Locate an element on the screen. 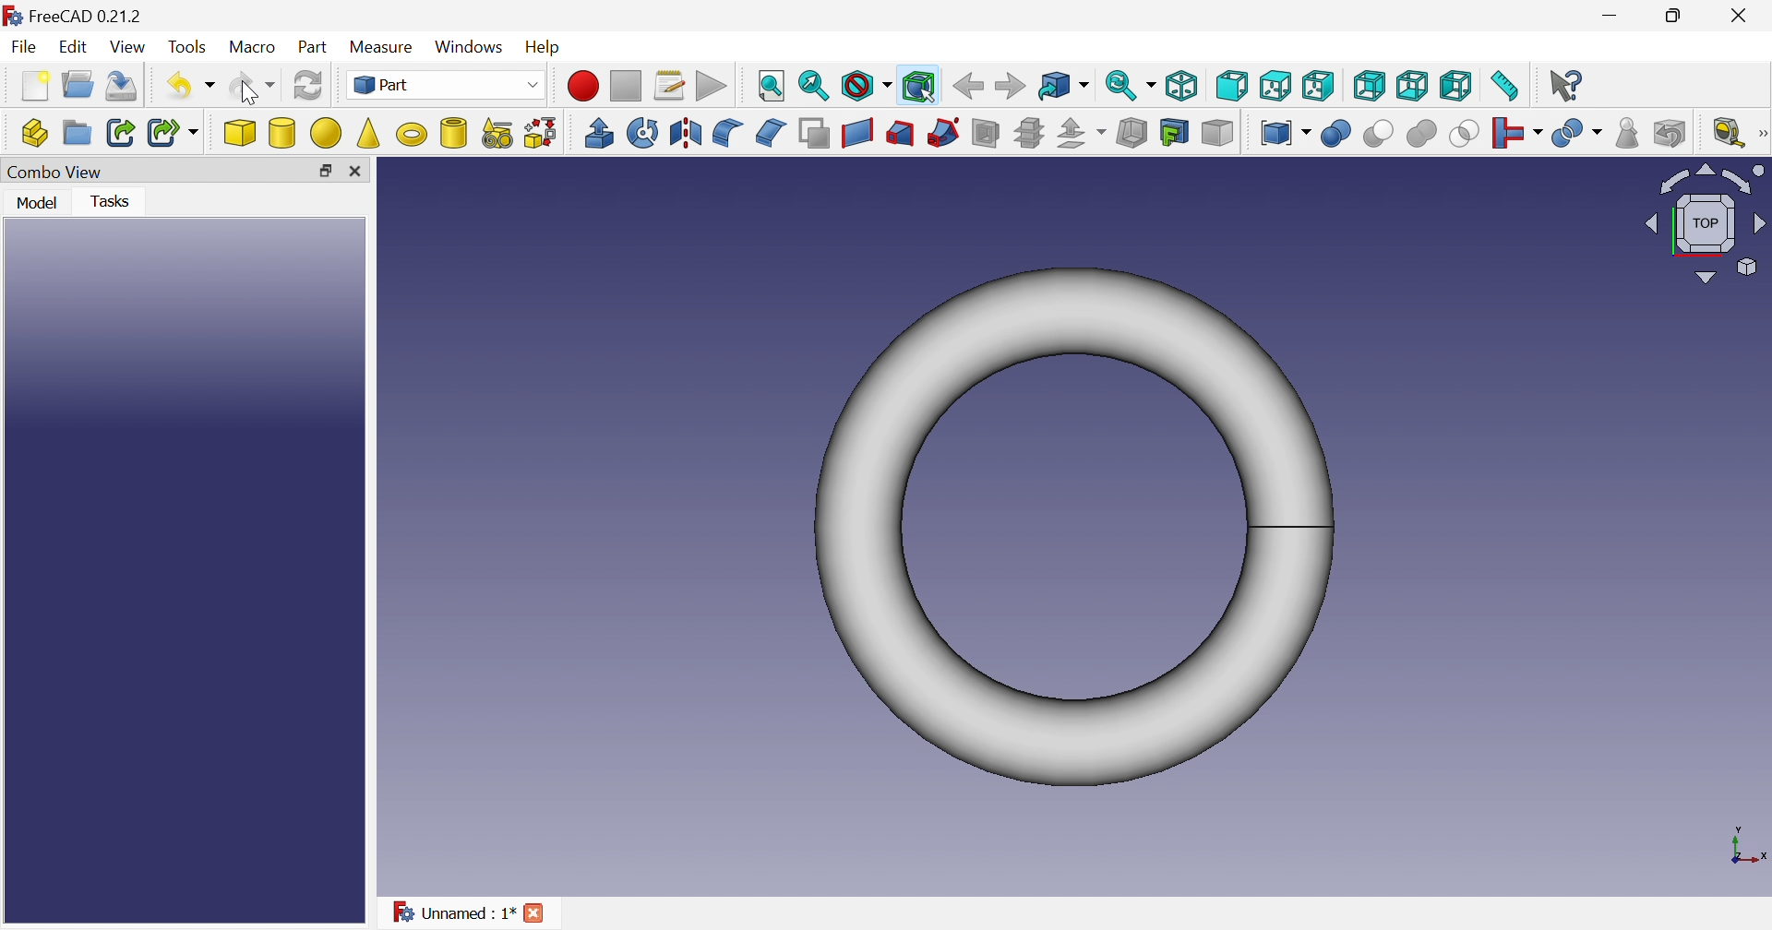  Union is located at coordinates (1421, 134).